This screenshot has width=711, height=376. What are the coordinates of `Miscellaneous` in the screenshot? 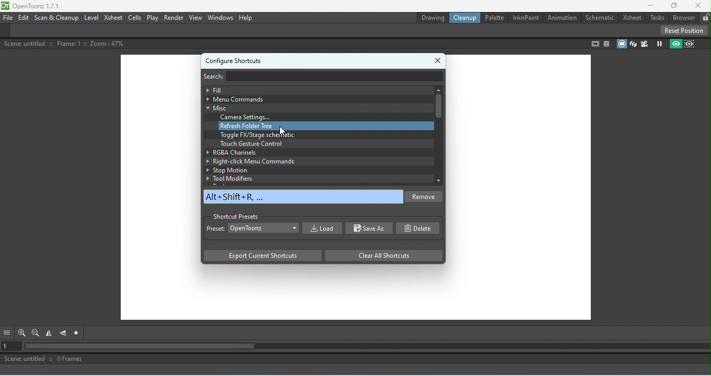 It's located at (314, 108).